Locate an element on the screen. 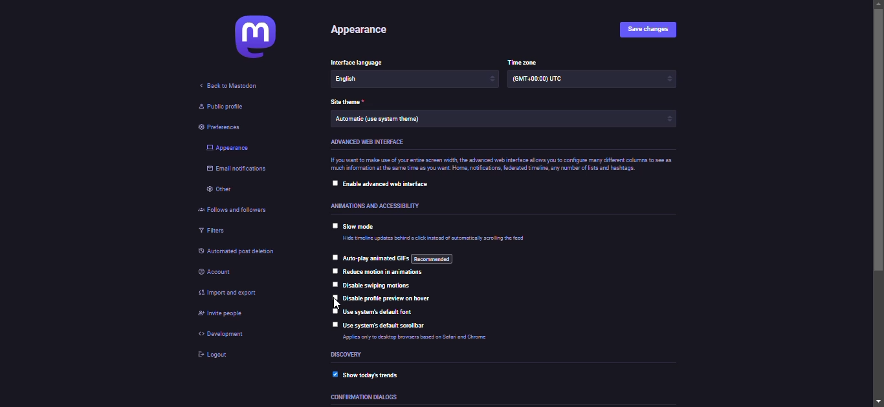 The height and width of the screenshot is (407, 884). preferences is located at coordinates (223, 126).